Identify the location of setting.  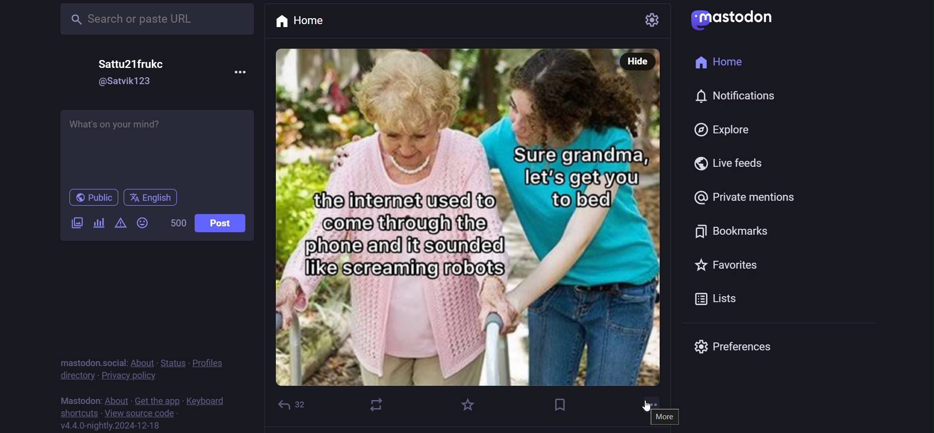
(643, 19).